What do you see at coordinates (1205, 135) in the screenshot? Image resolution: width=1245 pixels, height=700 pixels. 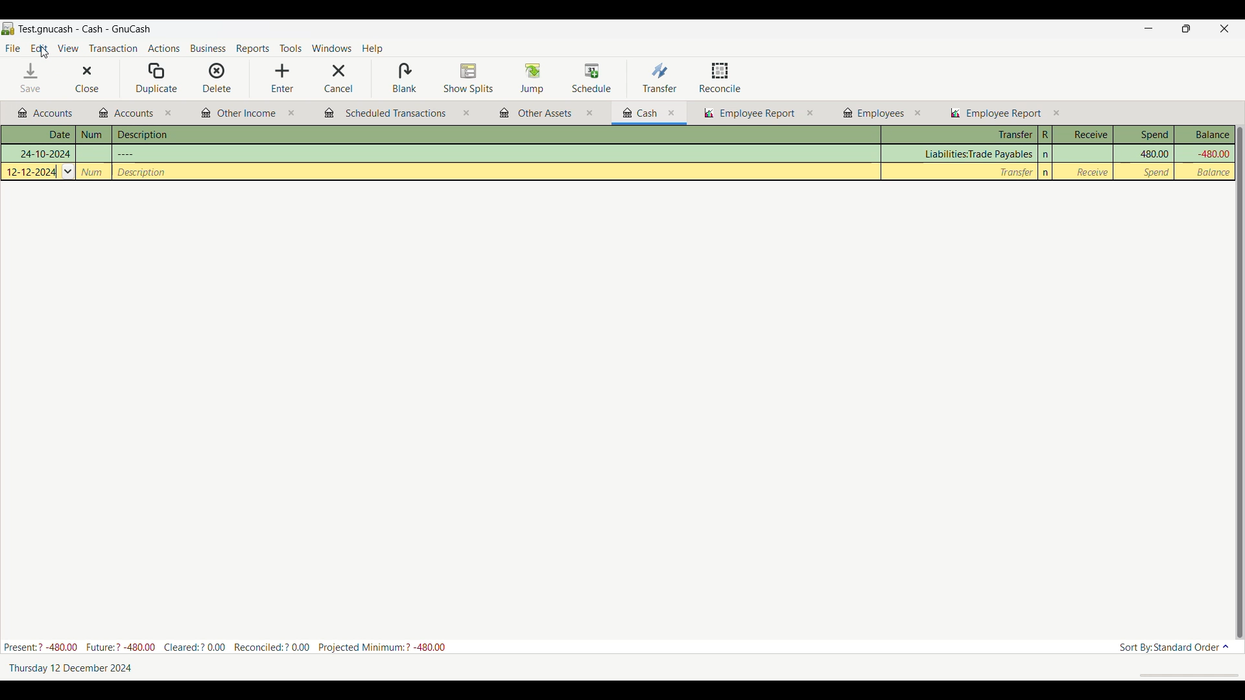 I see `Balance column` at bounding box center [1205, 135].